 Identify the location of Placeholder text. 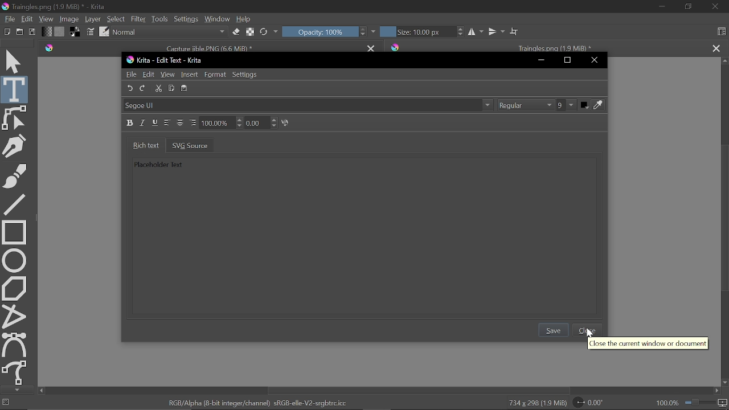
(157, 163).